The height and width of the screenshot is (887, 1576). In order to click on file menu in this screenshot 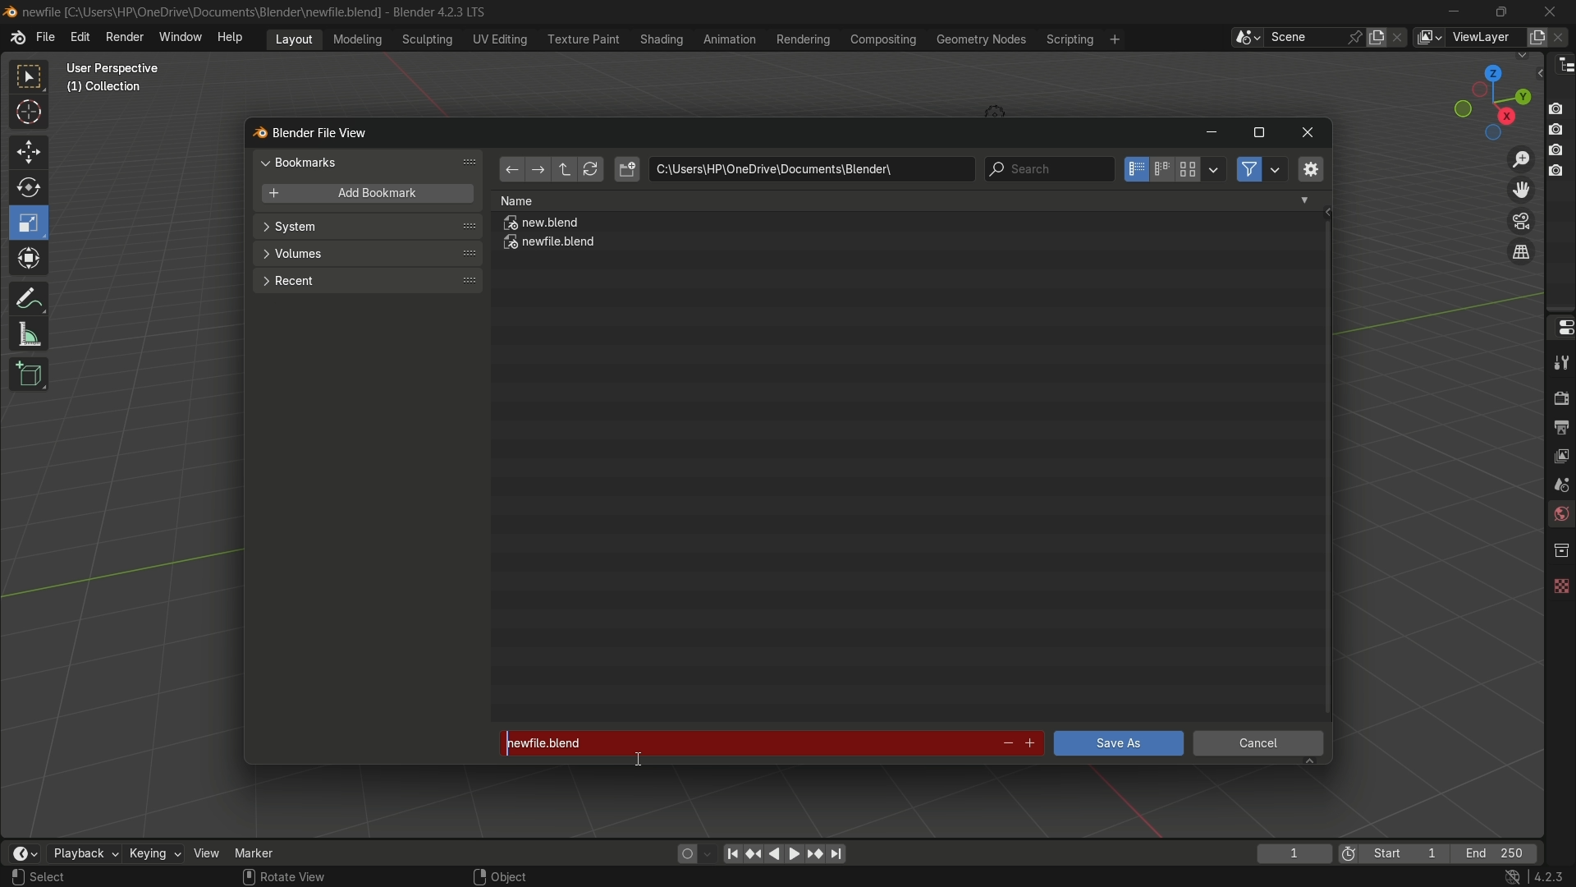, I will do `click(45, 38)`.